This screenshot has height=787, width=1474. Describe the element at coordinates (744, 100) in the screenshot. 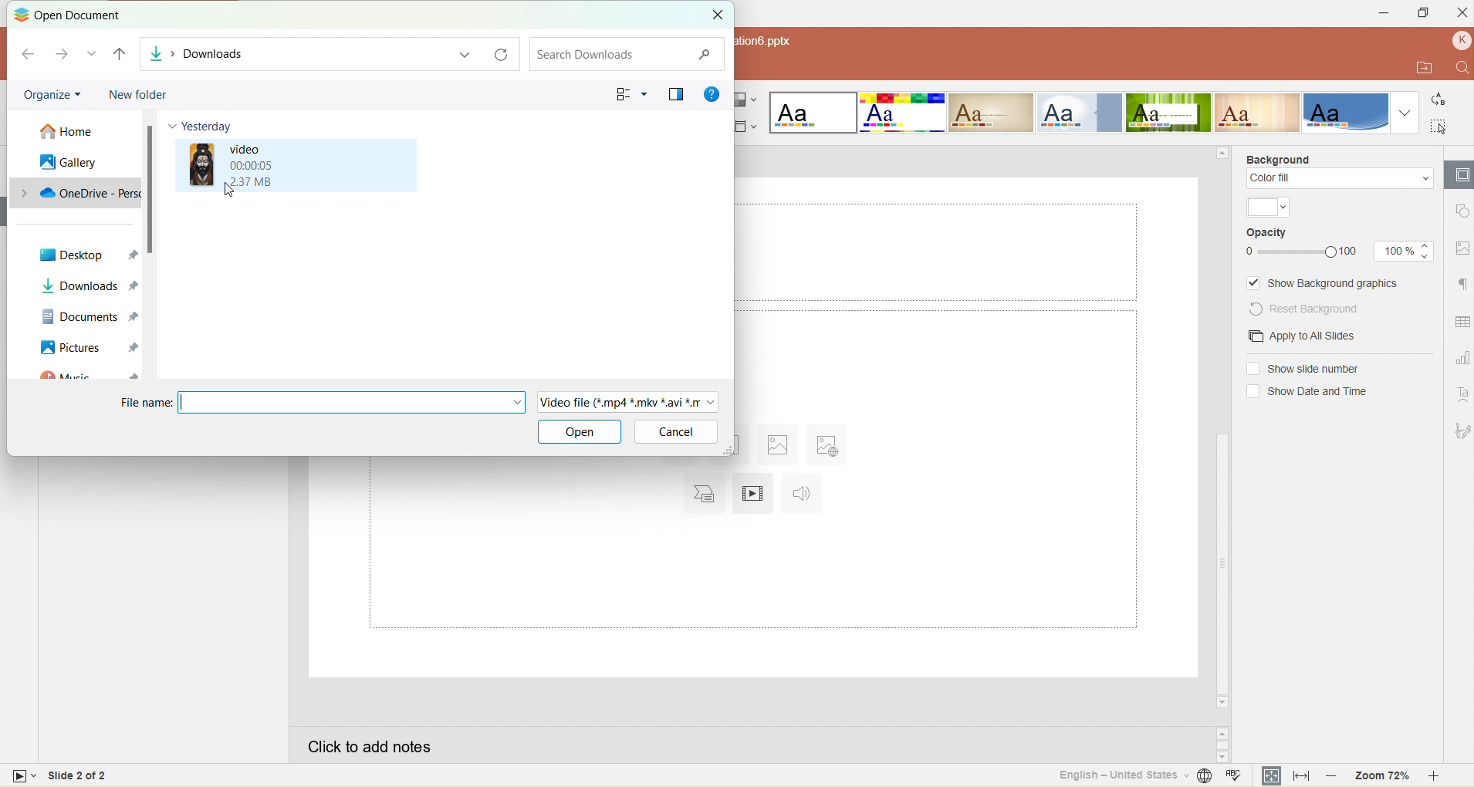

I see `Change color theme` at that location.